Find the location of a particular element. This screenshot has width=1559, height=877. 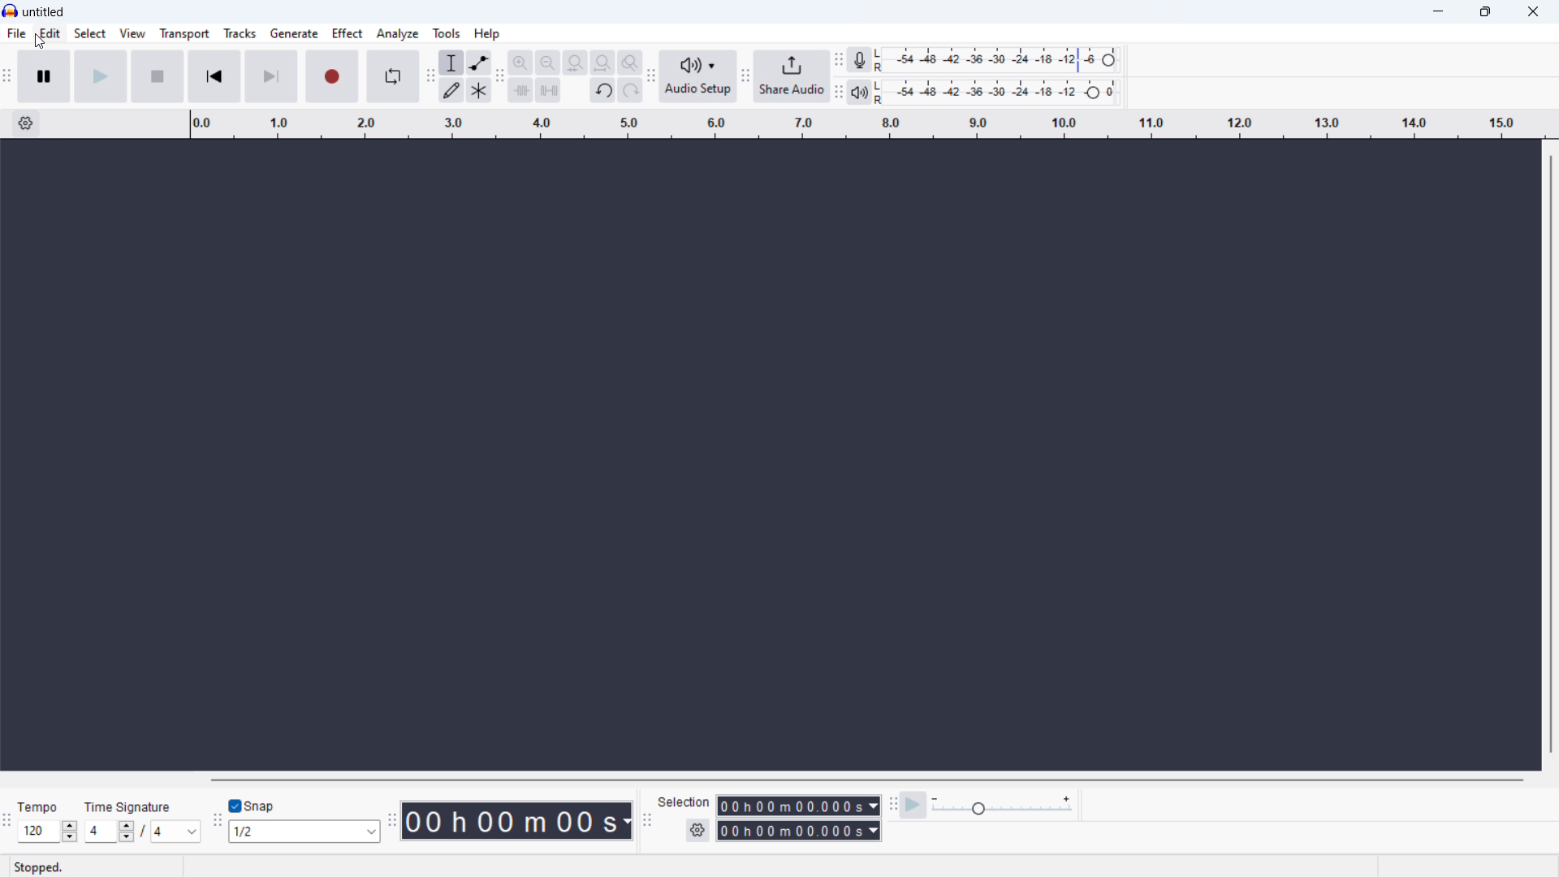

play at speed is located at coordinates (913, 806).